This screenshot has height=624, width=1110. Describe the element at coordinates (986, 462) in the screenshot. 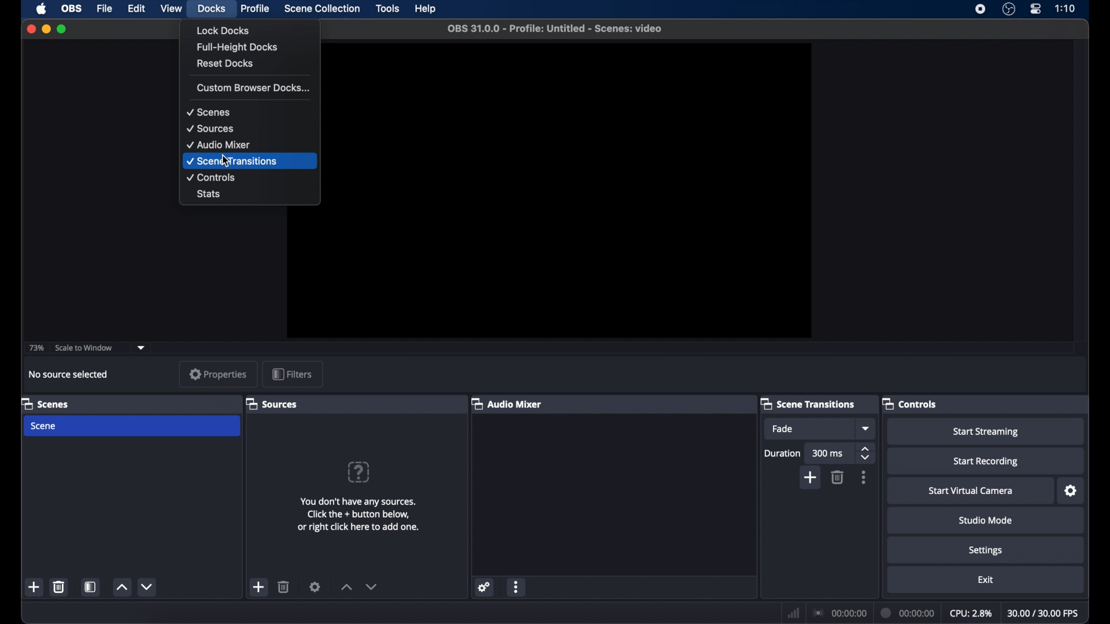

I see `start recording` at that location.